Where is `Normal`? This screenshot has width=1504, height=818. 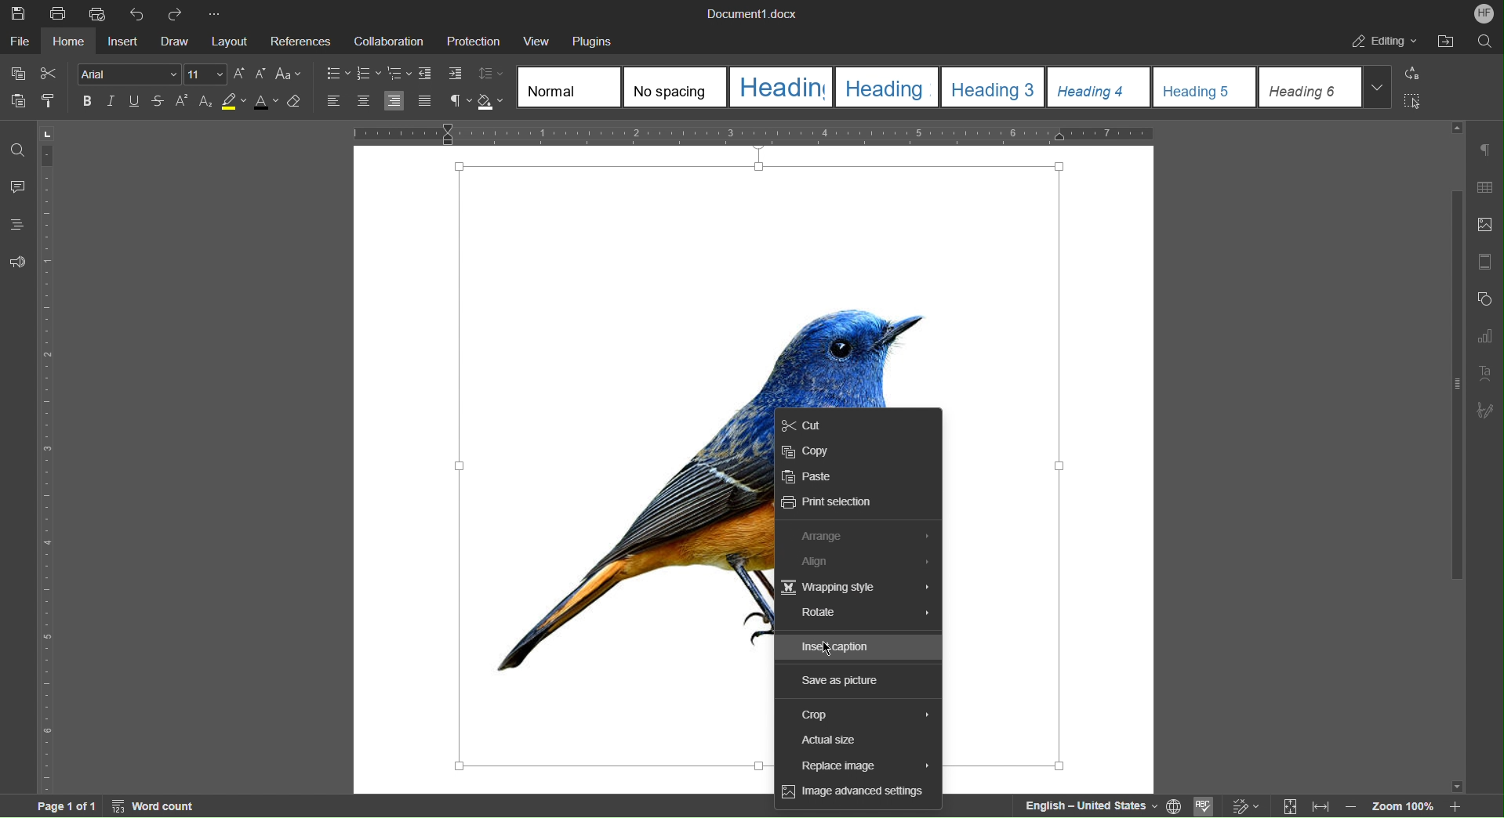
Normal is located at coordinates (570, 86).